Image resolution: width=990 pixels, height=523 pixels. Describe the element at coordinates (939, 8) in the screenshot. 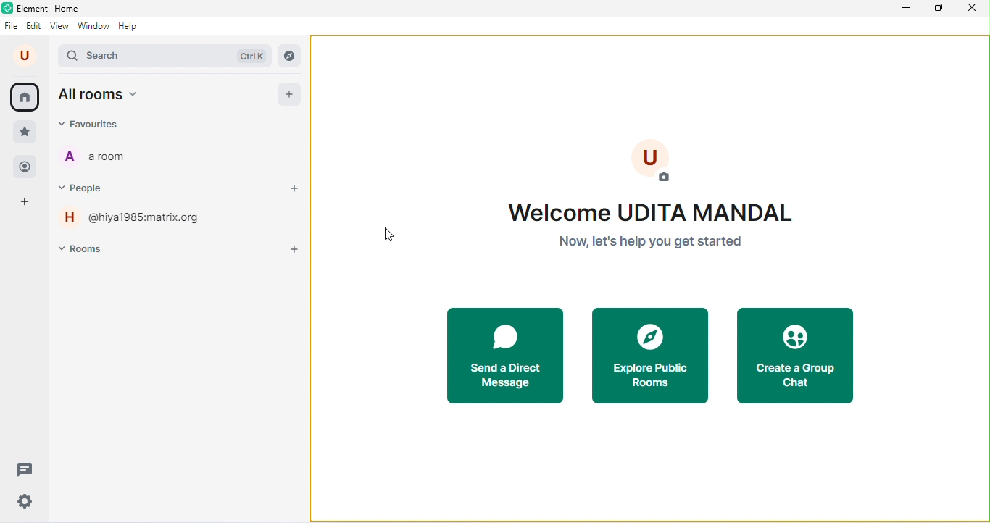

I see `maximize` at that location.